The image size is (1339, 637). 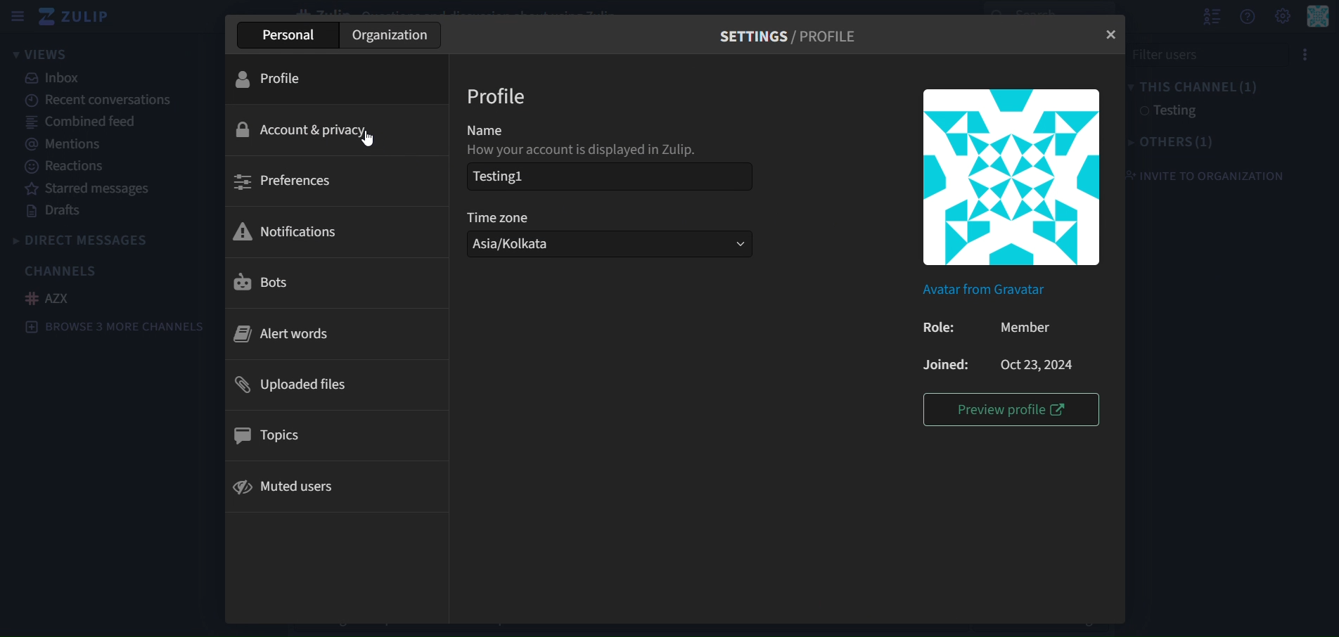 What do you see at coordinates (392, 36) in the screenshot?
I see `organization` at bounding box center [392, 36].